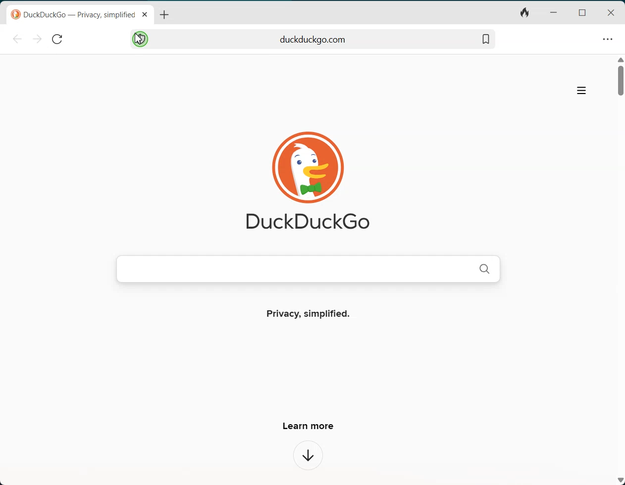 The image size is (625, 485). What do you see at coordinates (145, 14) in the screenshot?
I see `Close tab` at bounding box center [145, 14].